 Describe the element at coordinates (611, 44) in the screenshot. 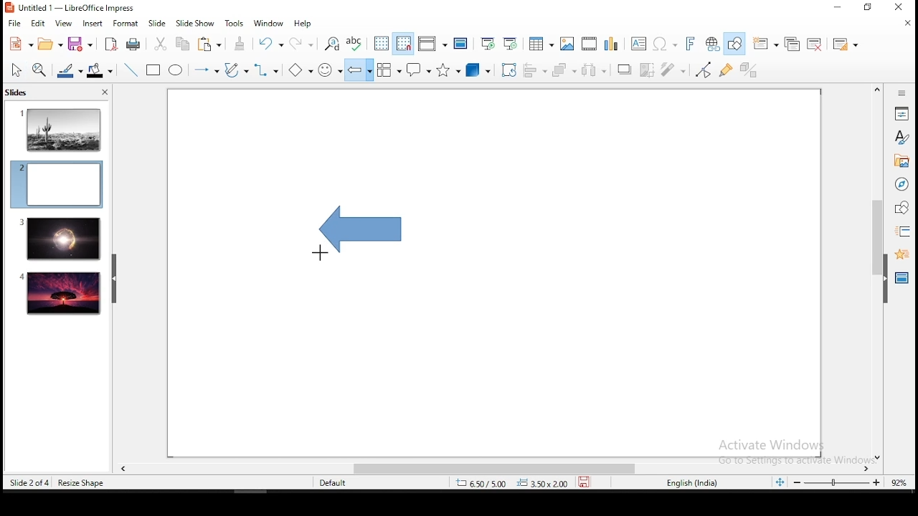

I see `charts` at that location.